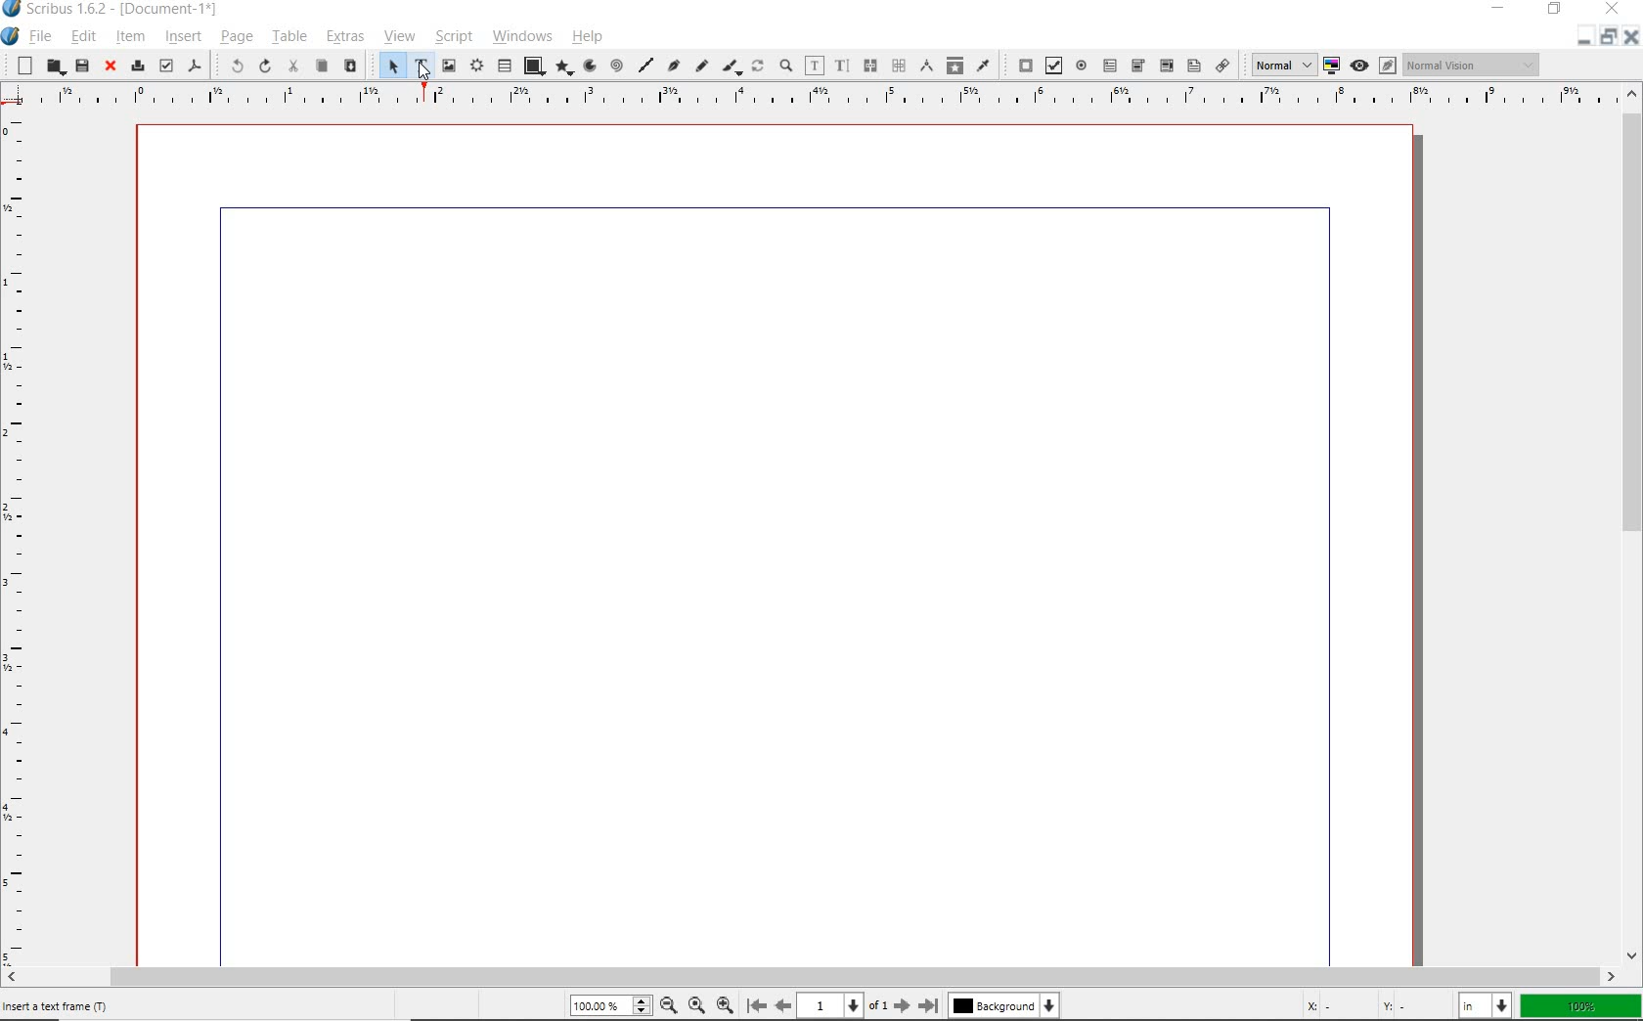 This screenshot has width=1643, height=1021. What do you see at coordinates (821, 95) in the screenshot?
I see `Horizontal Margins` at bounding box center [821, 95].